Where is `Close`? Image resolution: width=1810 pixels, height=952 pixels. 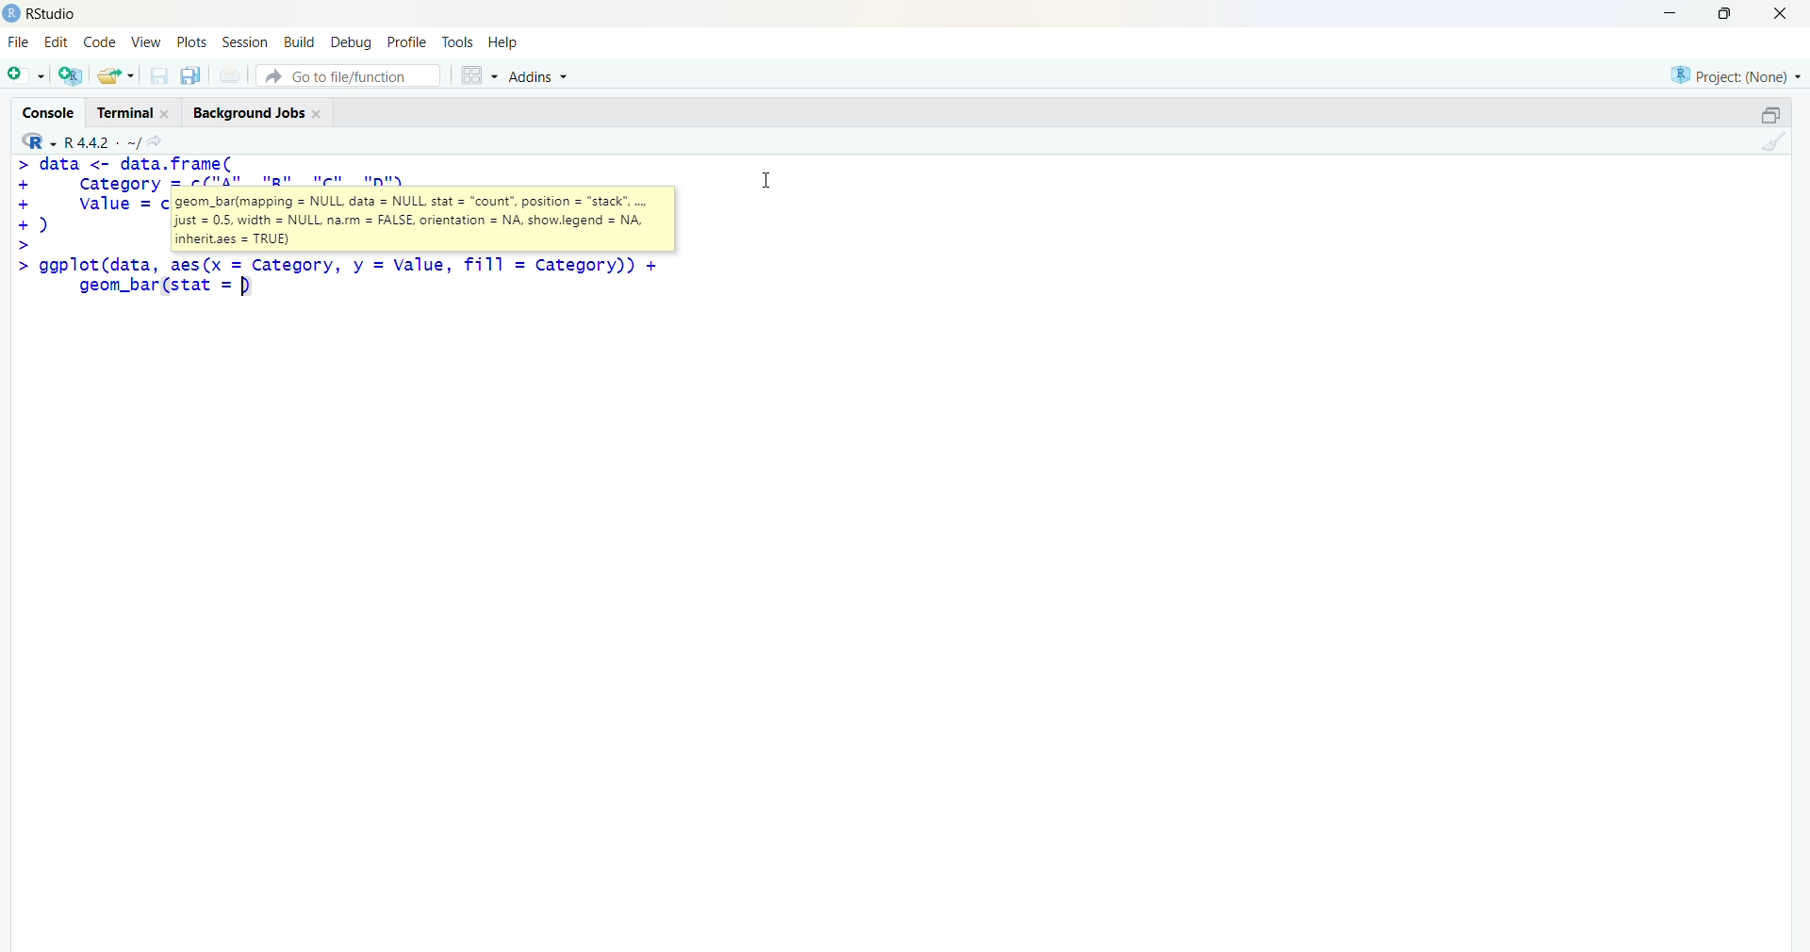 Close is located at coordinates (1777, 13).